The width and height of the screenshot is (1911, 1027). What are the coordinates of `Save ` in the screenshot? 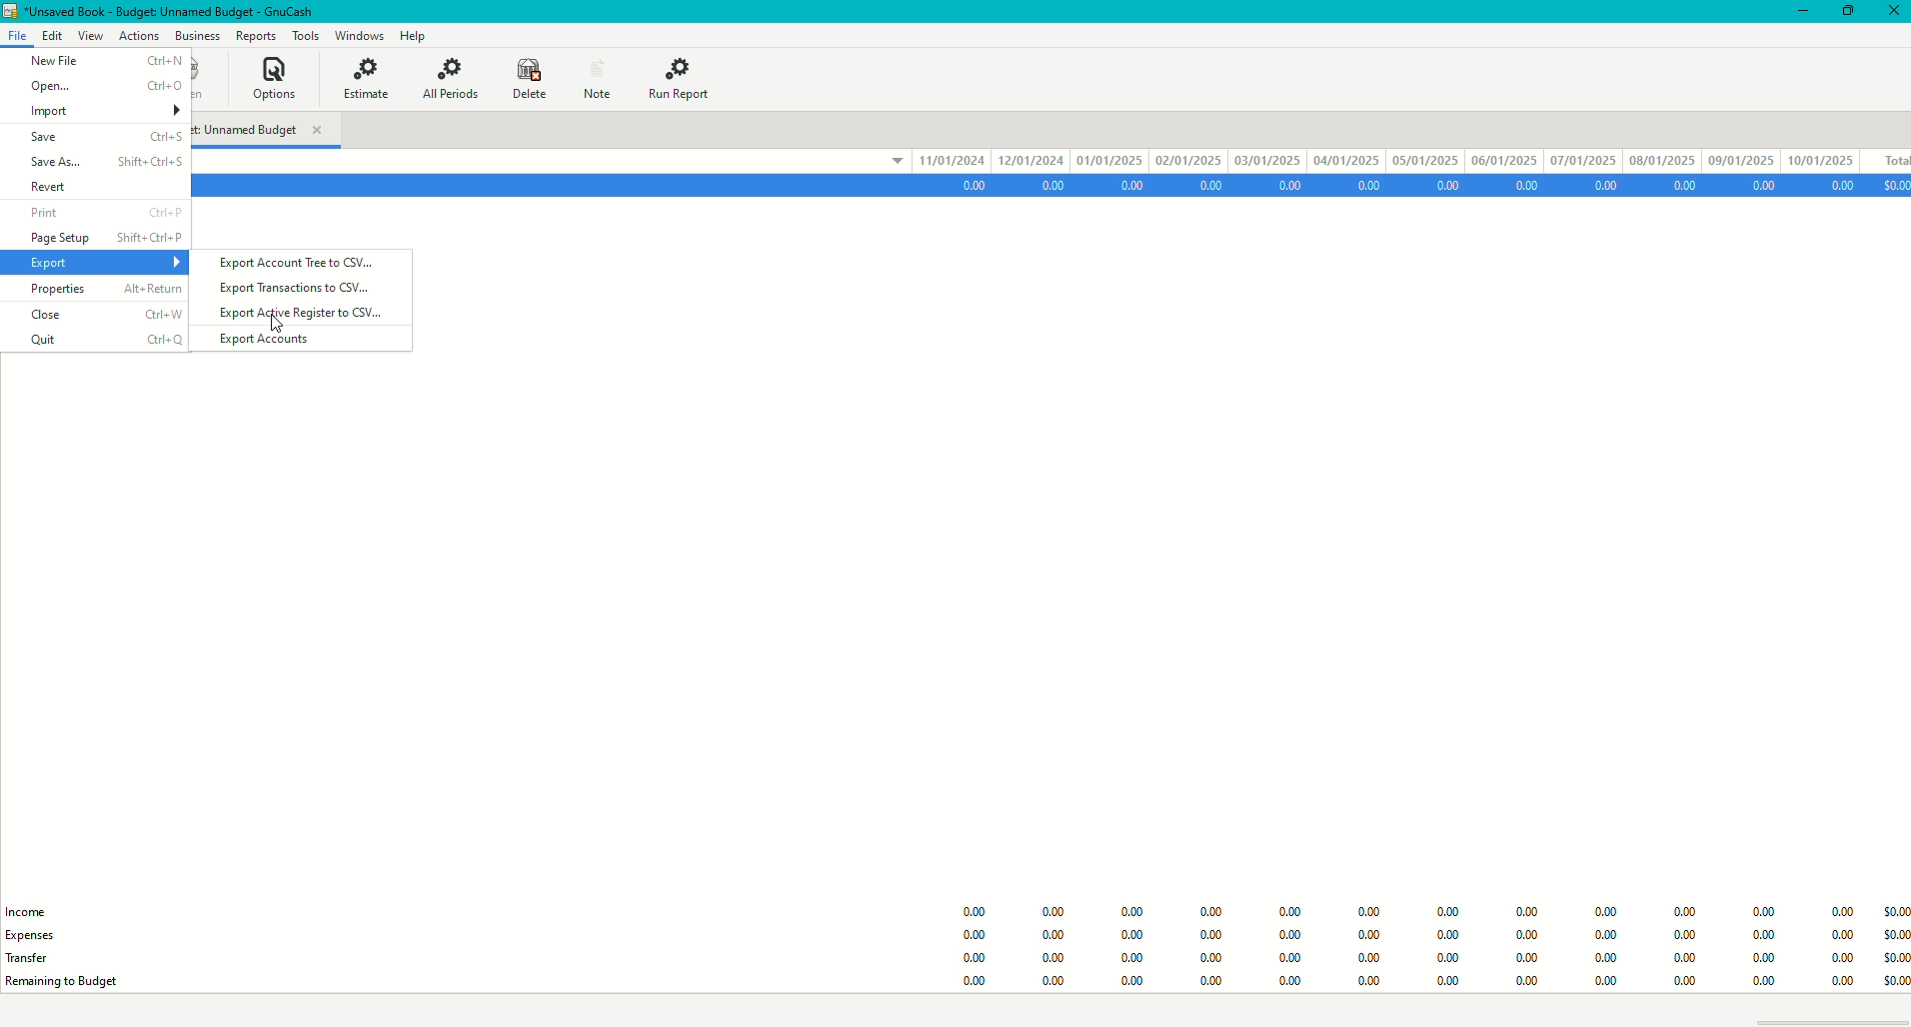 It's located at (103, 138).